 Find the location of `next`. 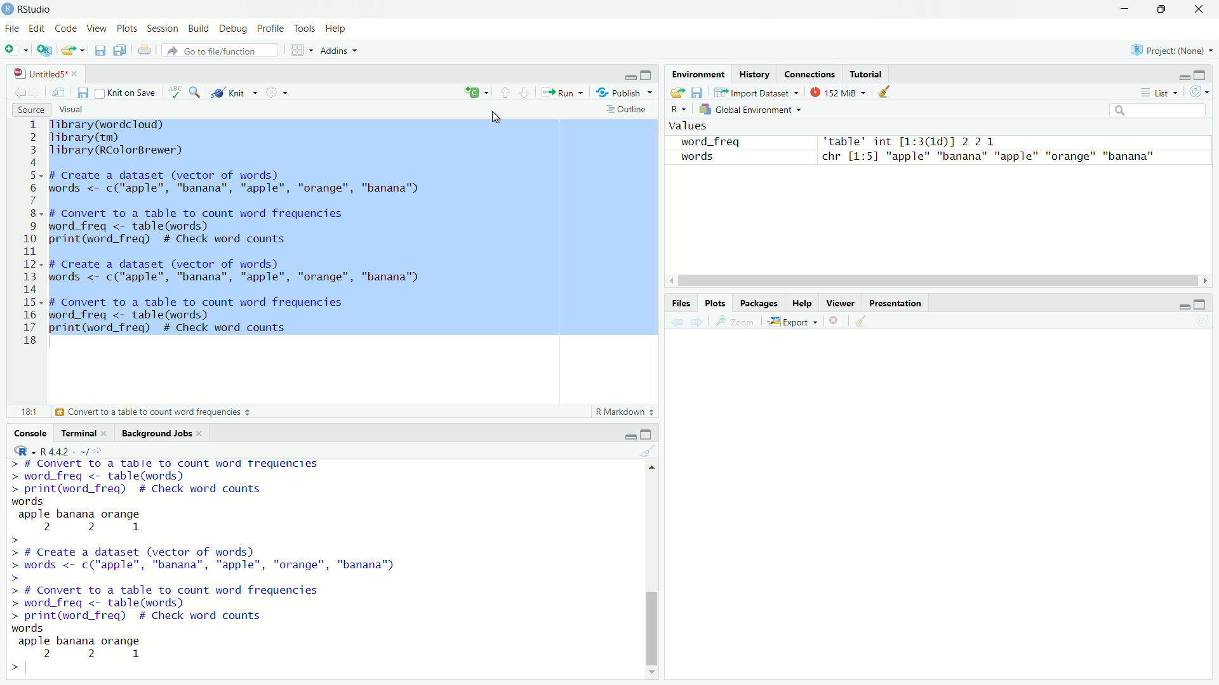

next is located at coordinates (698, 321).